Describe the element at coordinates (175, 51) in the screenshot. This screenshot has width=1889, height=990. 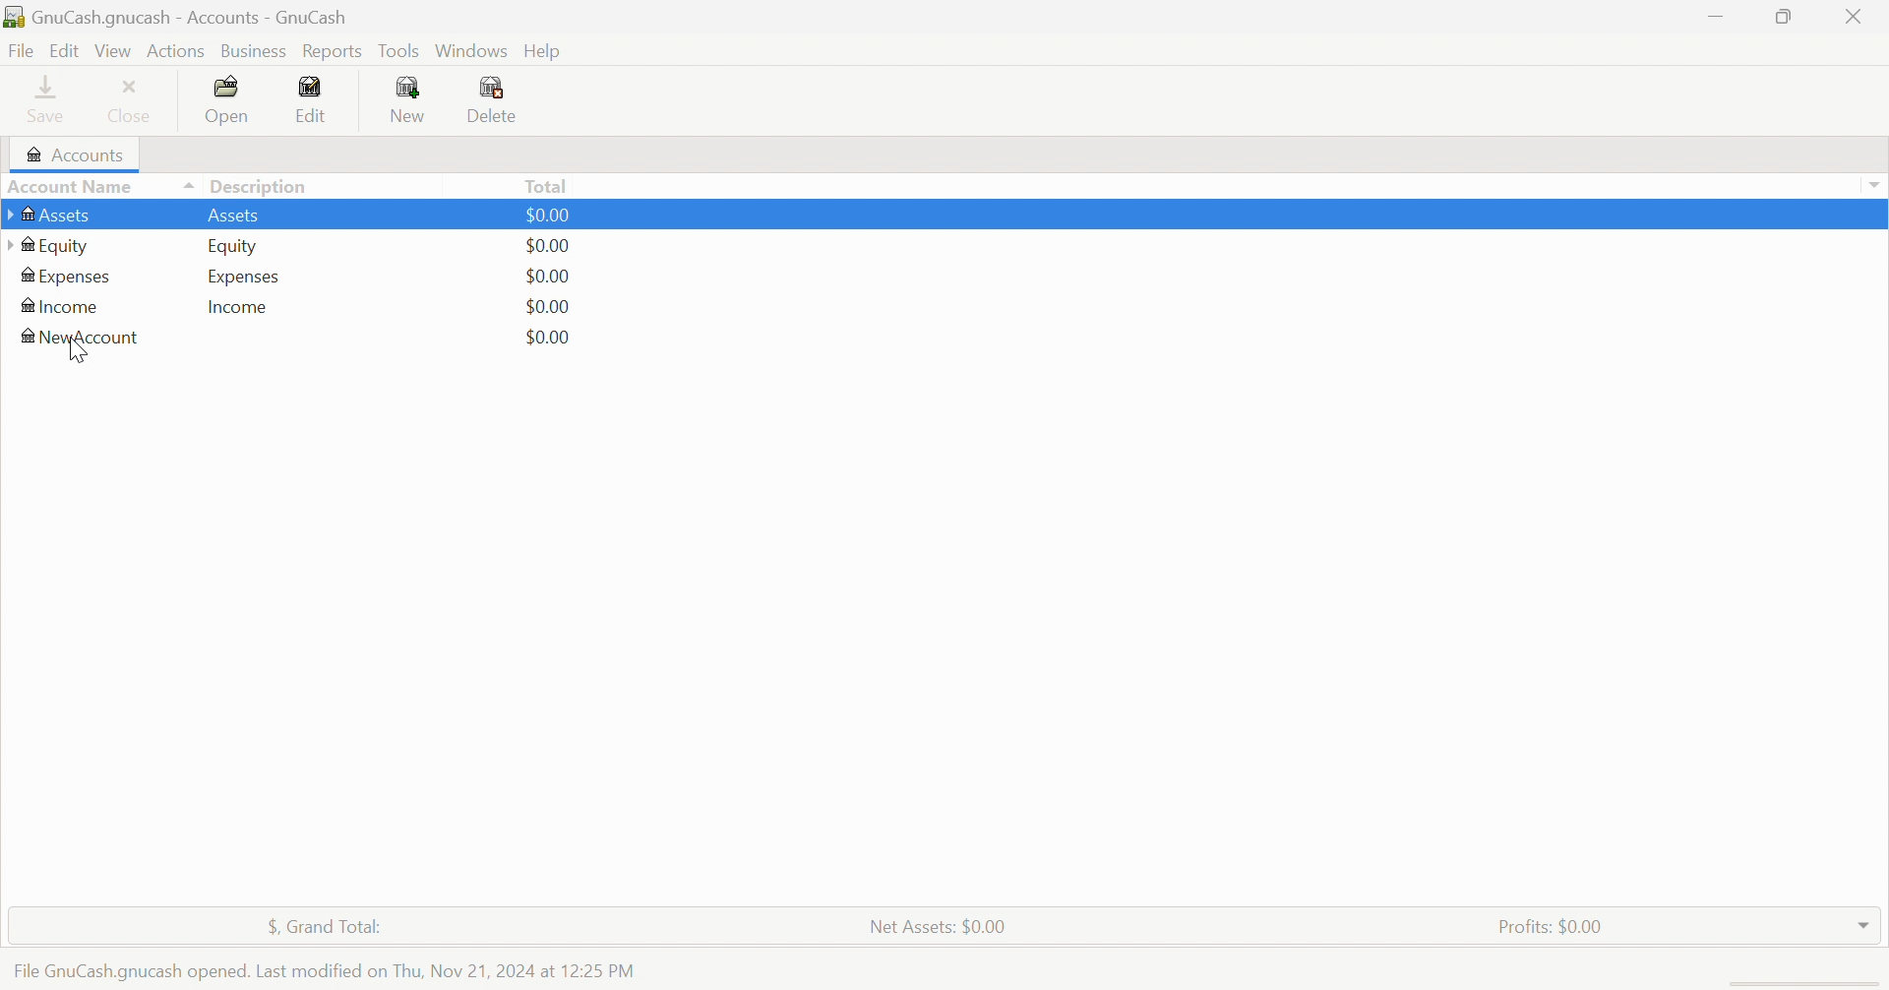
I see `Actions` at that location.